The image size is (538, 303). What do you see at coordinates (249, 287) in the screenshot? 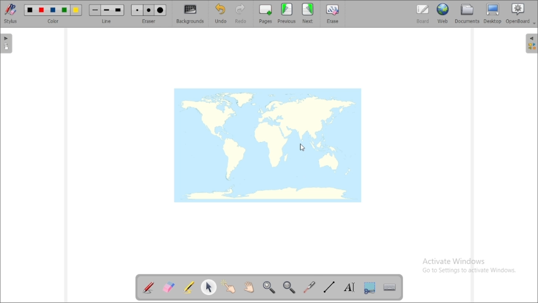
I see `scroll page` at bounding box center [249, 287].